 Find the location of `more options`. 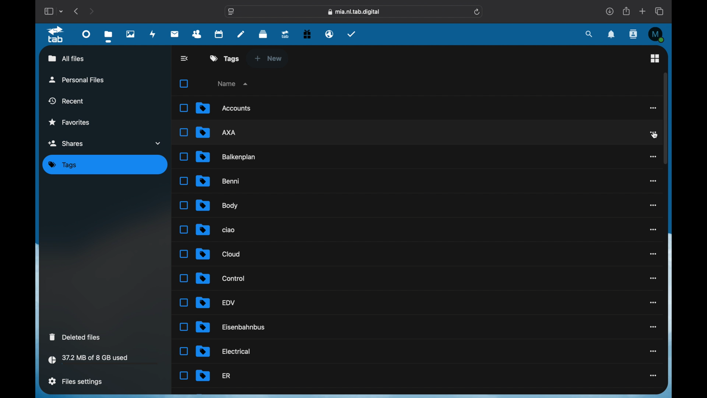

more options is located at coordinates (654, 205).